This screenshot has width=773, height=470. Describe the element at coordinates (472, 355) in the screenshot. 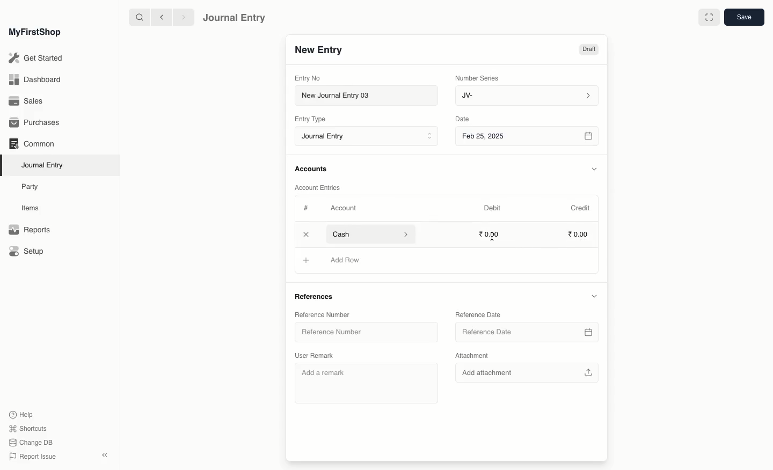

I see `Attachment` at that location.